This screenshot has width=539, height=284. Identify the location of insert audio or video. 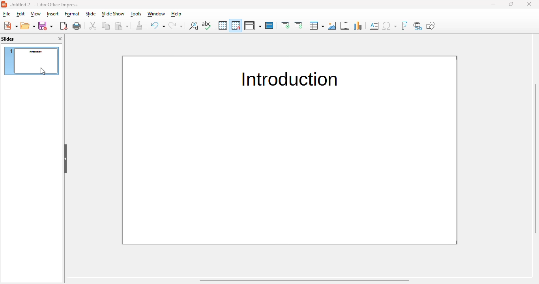
(345, 26).